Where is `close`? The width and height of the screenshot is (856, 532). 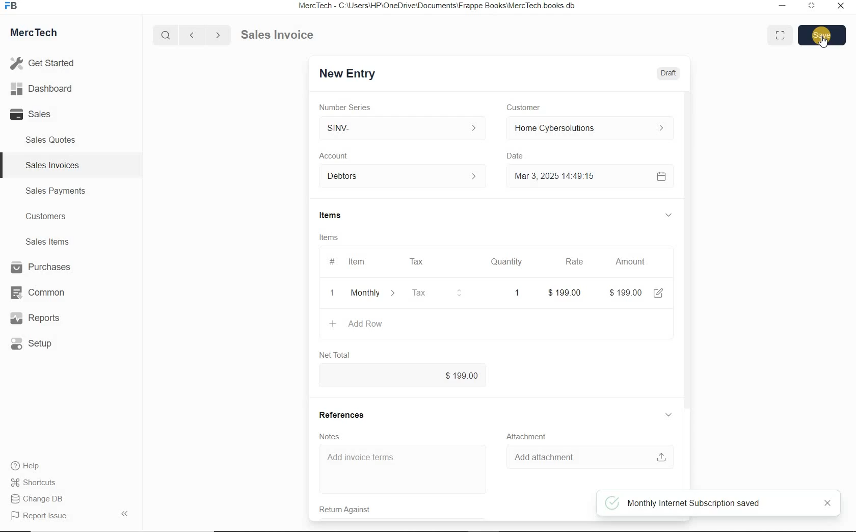
close is located at coordinates (826, 502).